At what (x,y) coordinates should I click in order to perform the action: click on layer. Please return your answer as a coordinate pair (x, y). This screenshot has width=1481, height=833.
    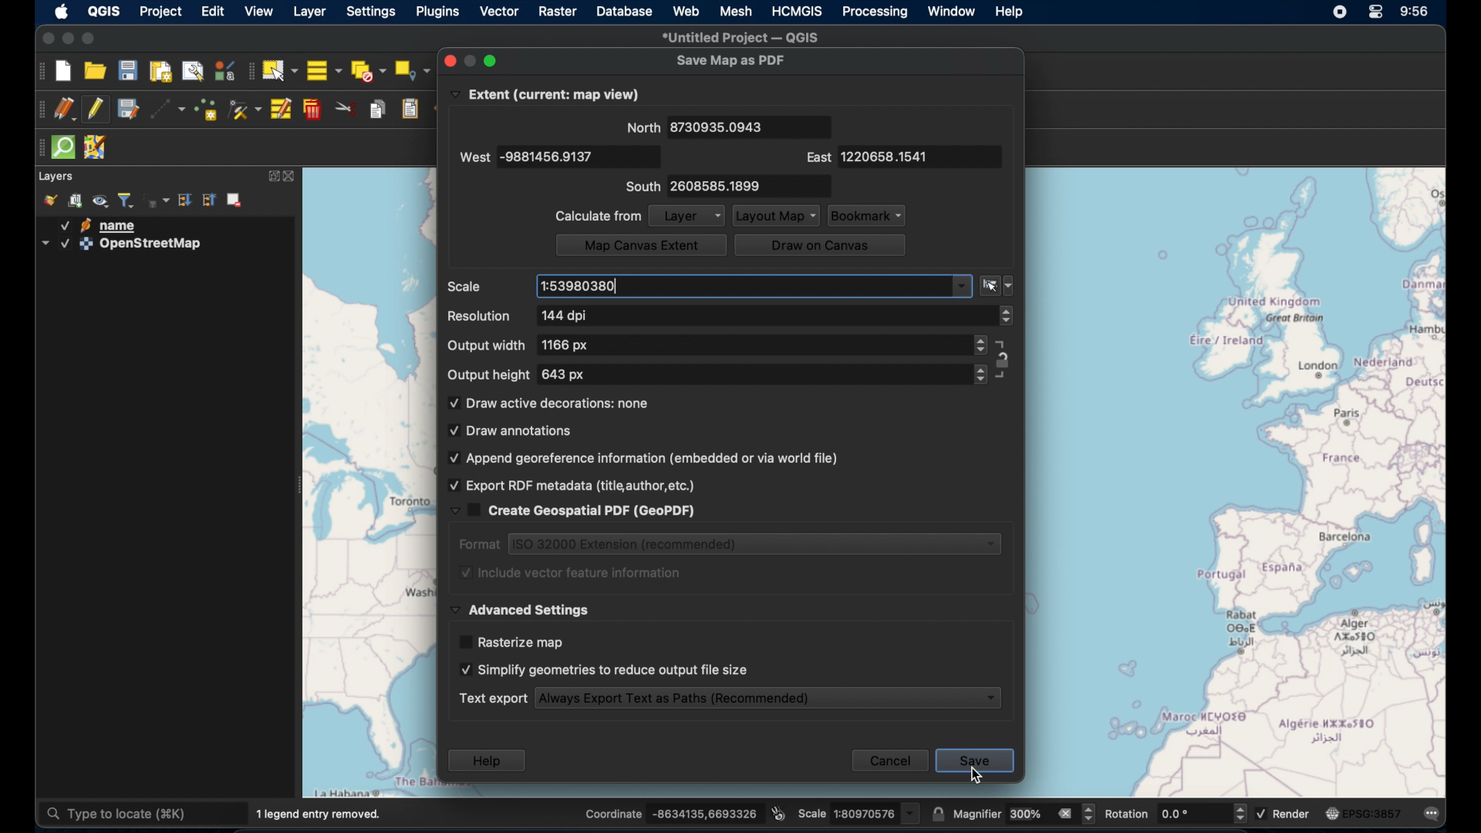
    Looking at the image, I should click on (57, 177).